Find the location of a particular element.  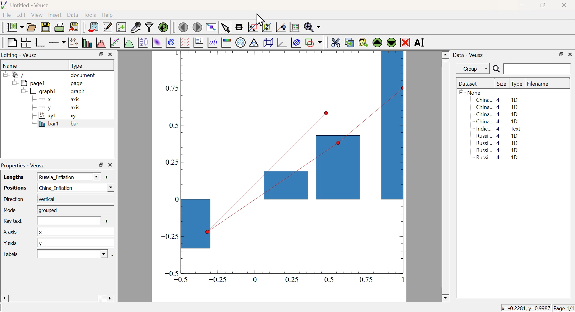

Search is located at coordinates (496, 69).